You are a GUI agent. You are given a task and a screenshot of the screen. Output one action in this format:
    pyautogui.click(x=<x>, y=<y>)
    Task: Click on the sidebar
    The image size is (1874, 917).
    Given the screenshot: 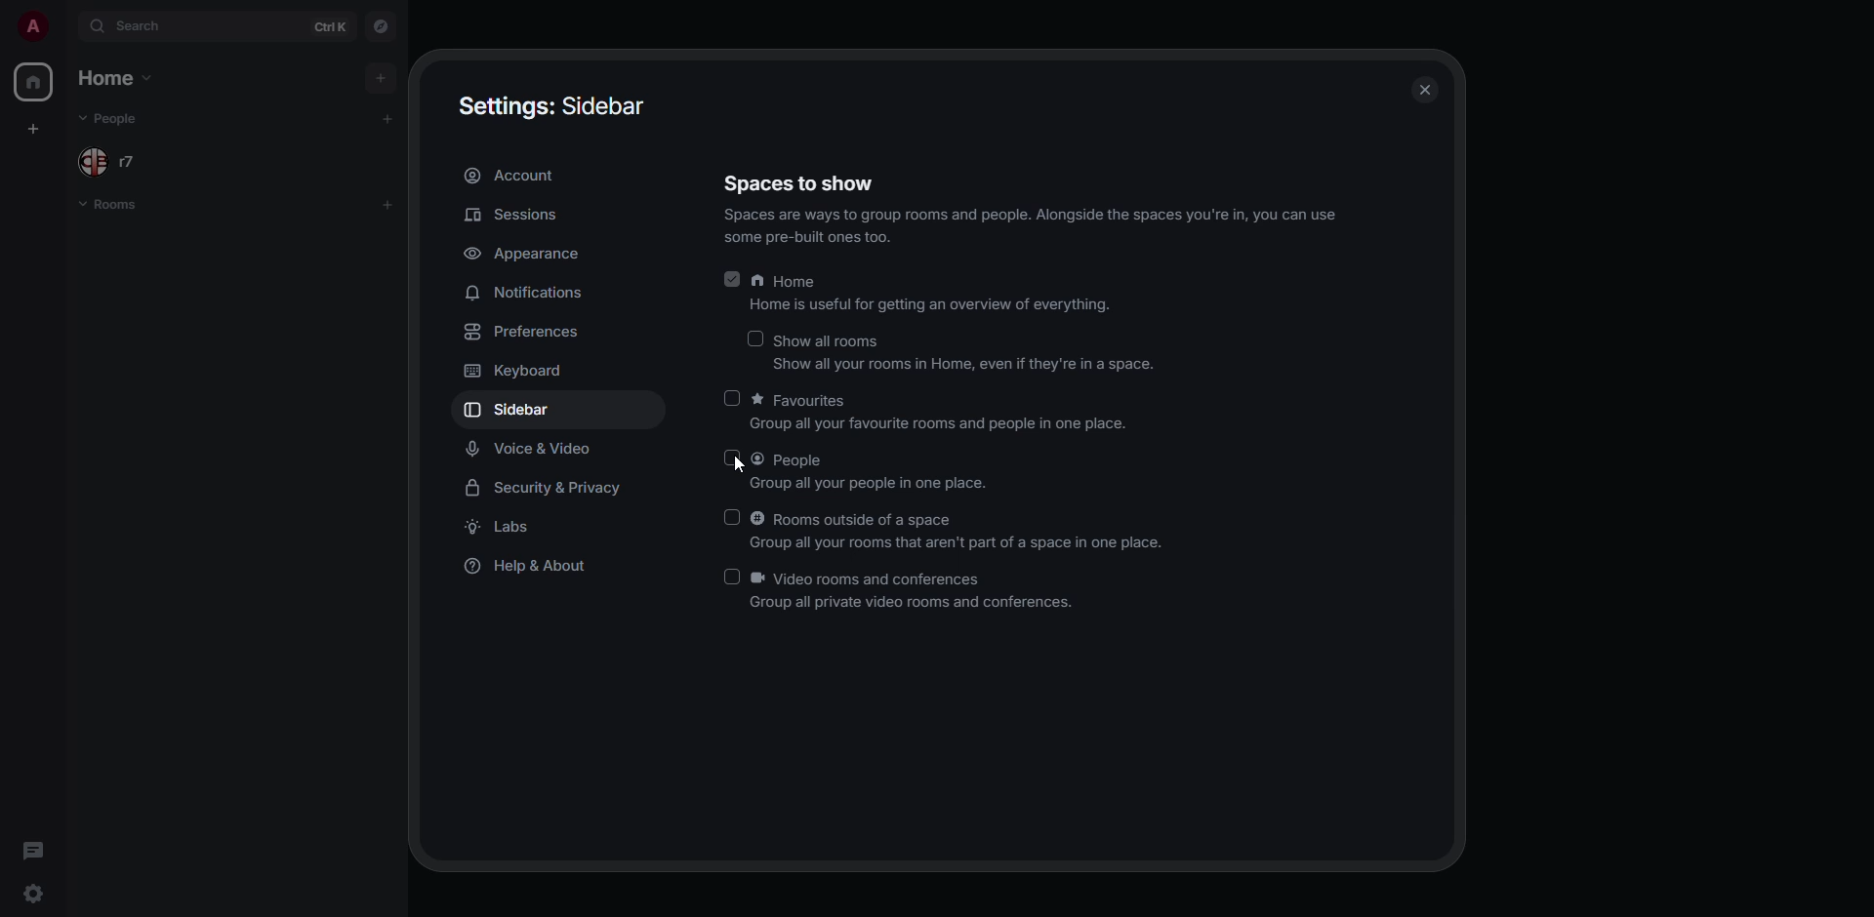 What is the action you would take?
    pyautogui.click(x=569, y=106)
    